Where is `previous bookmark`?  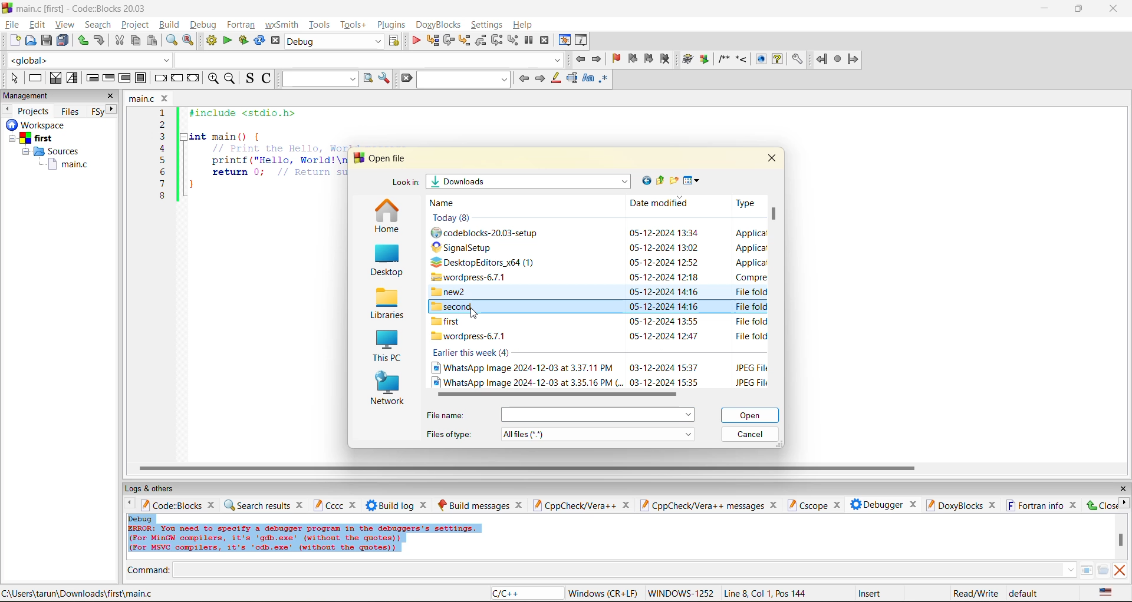 previous bookmark is located at coordinates (633, 58).